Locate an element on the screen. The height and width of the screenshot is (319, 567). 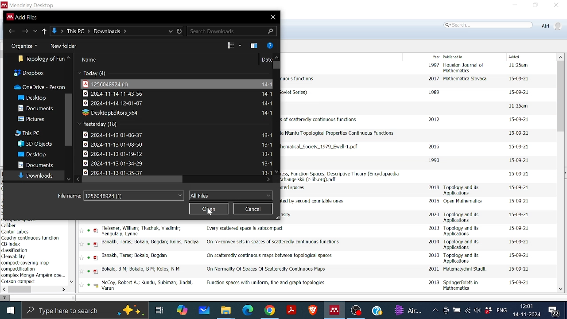
Minimize is located at coordinates (515, 5).